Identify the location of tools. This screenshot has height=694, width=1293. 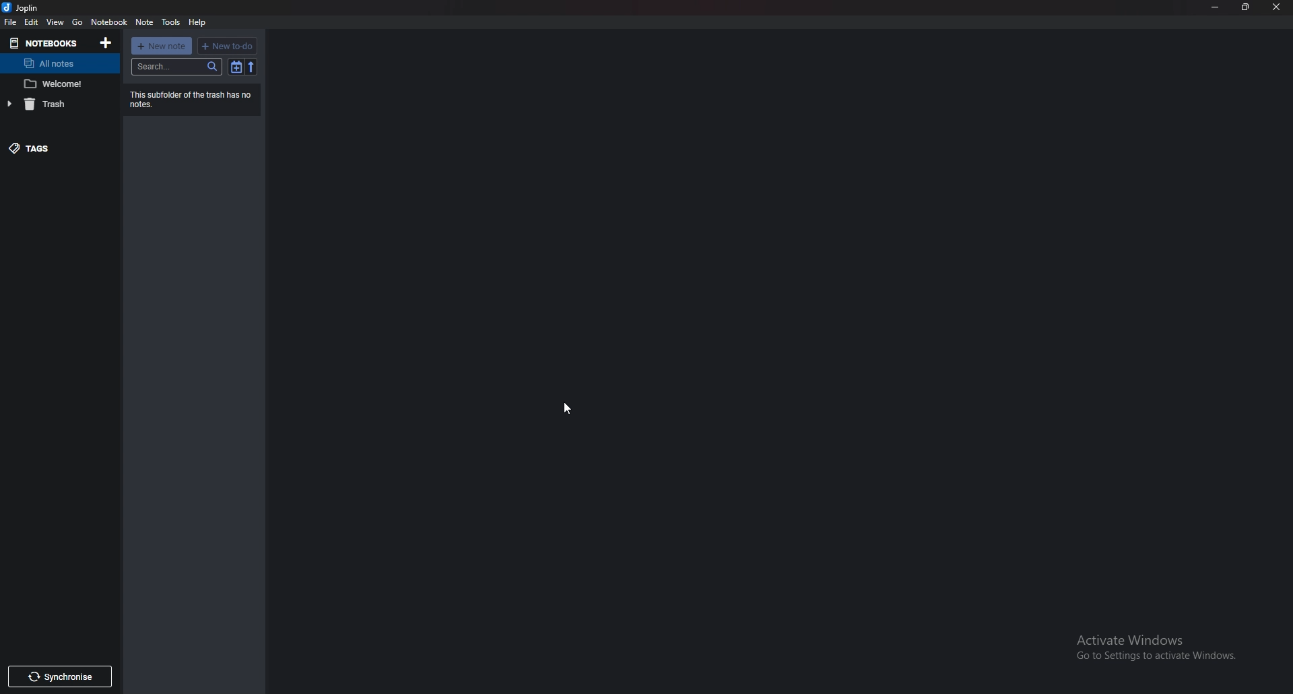
(171, 22).